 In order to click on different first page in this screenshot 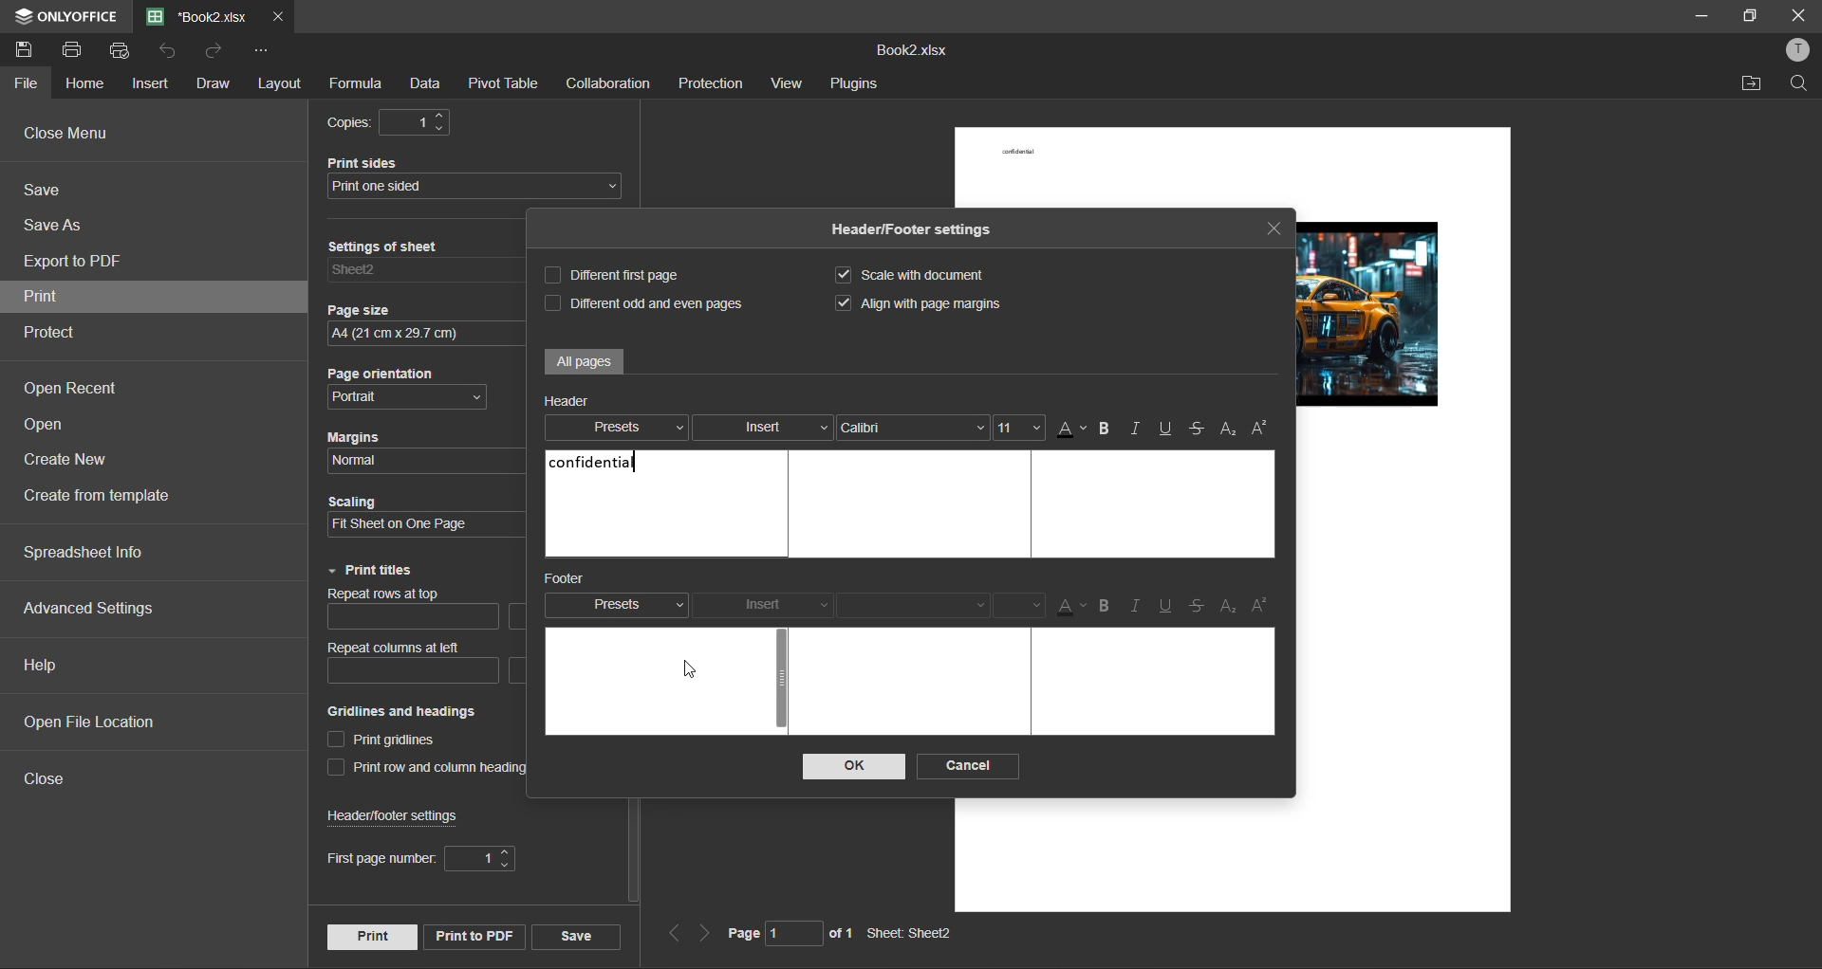, I will do `click(611, 275)`.